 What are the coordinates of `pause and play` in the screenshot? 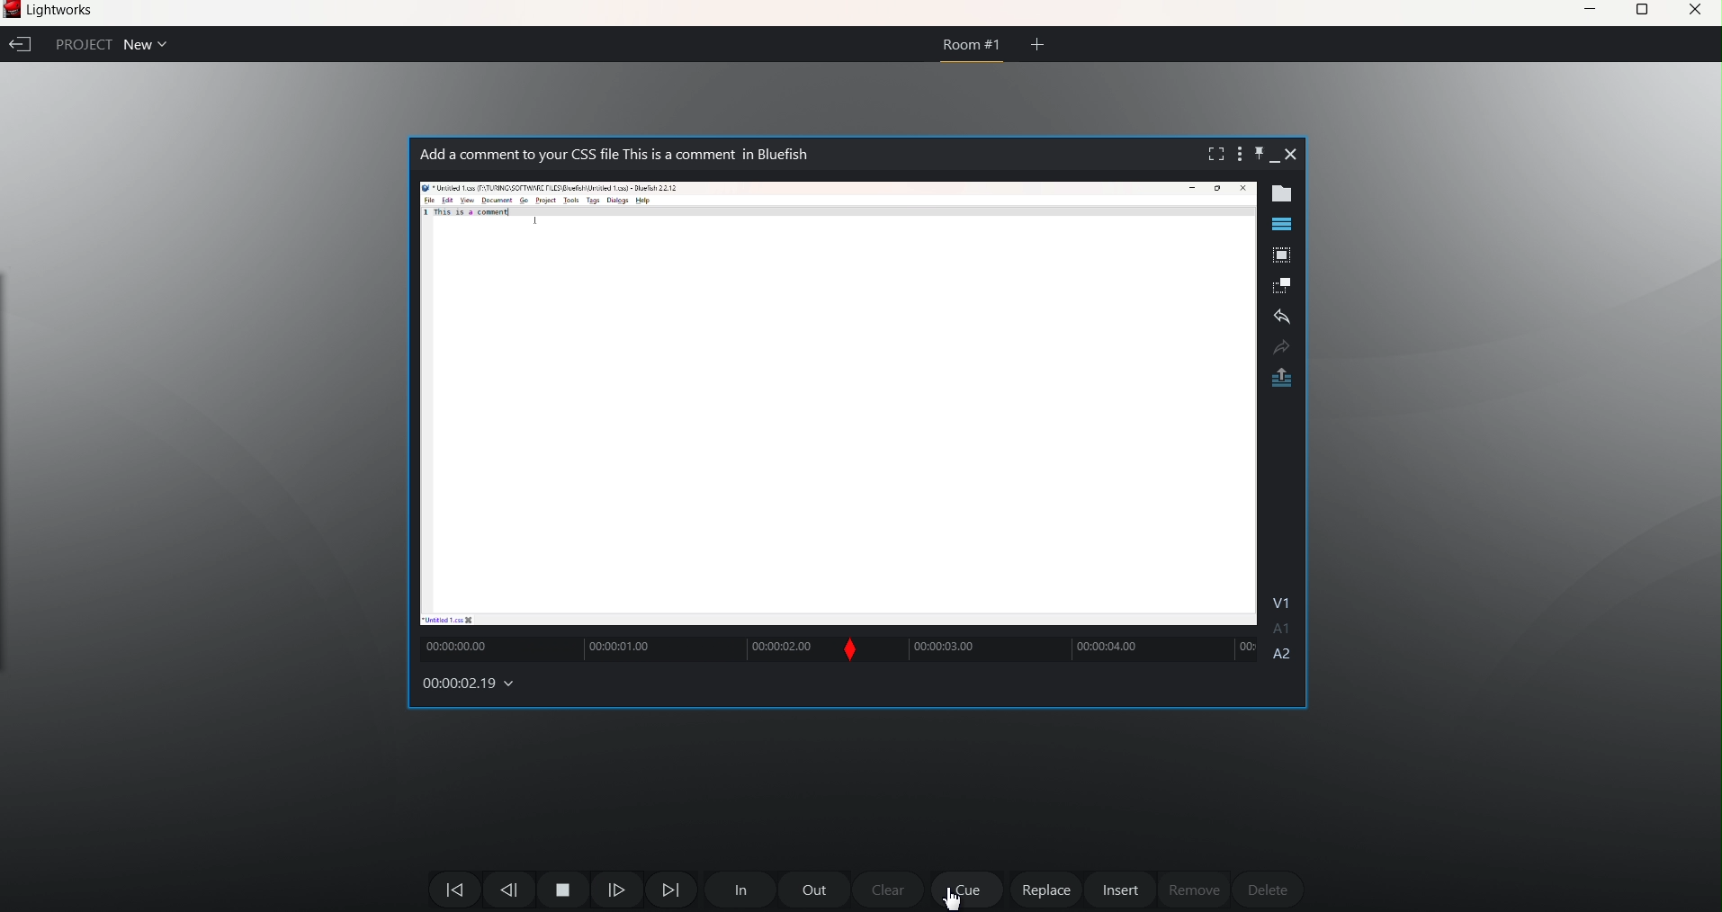 It's located at (562, 890).